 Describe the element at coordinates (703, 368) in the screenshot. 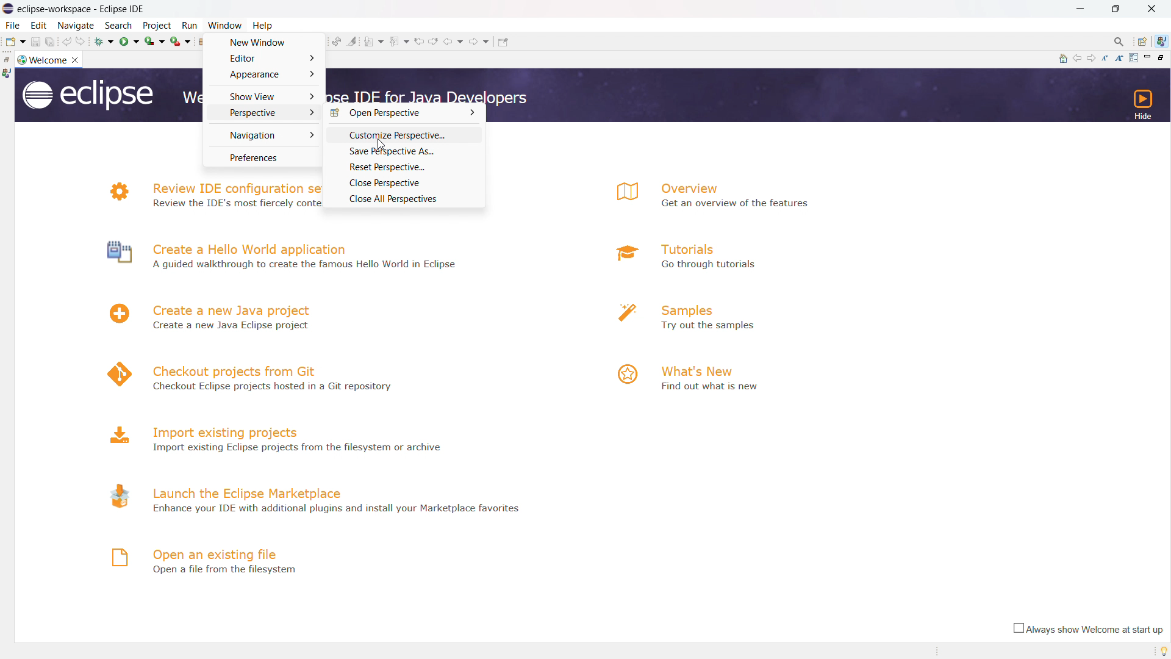

I see `what's new` at that location.